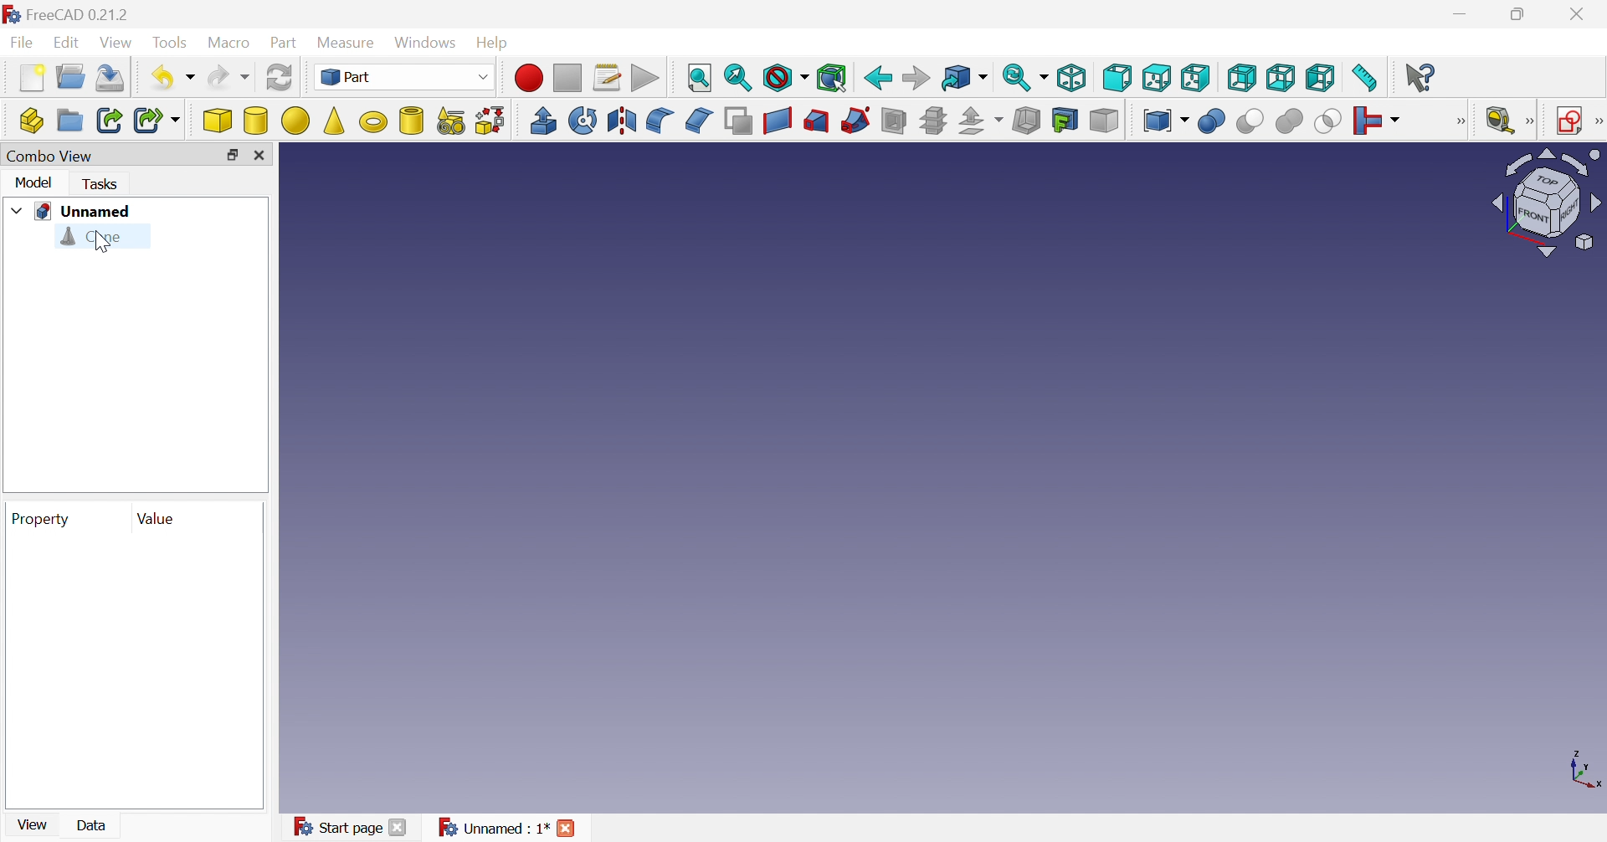 The image size is (1607, 842). I want to click on Loft, so click(815, 121).